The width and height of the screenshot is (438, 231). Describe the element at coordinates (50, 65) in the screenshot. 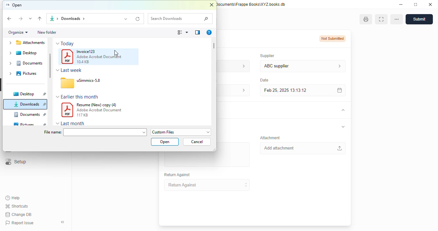

I see `scroll bar` at that location.